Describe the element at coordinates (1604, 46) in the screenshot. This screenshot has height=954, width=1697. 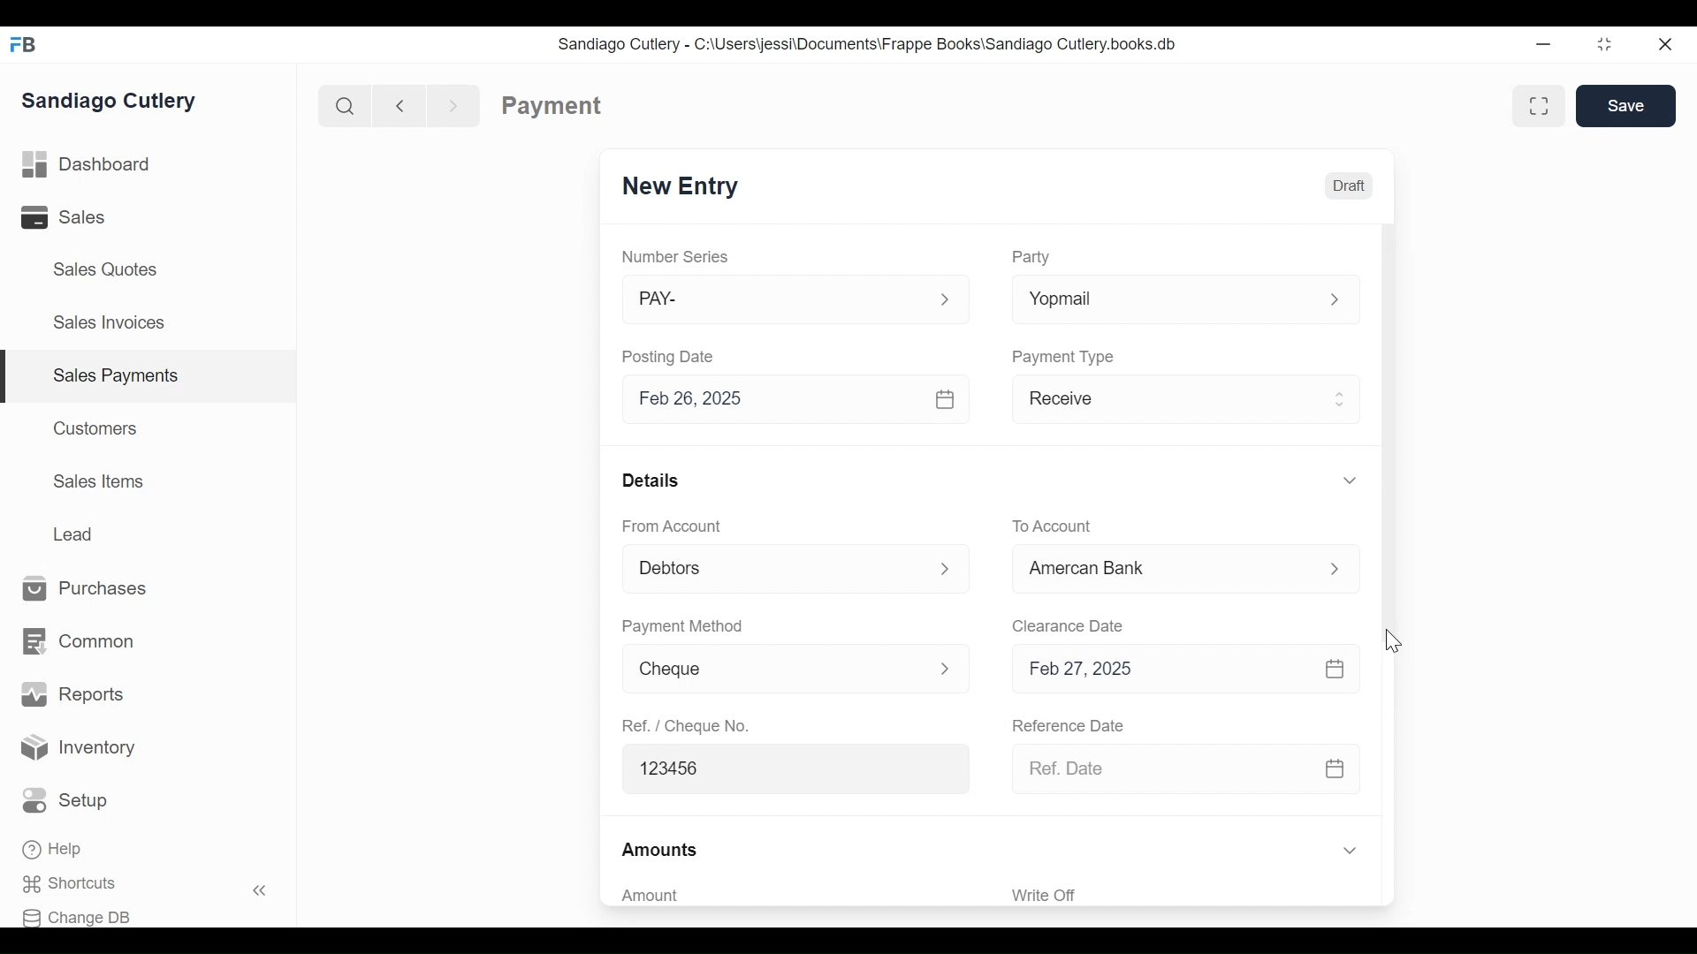
I see `Restore` at that location.